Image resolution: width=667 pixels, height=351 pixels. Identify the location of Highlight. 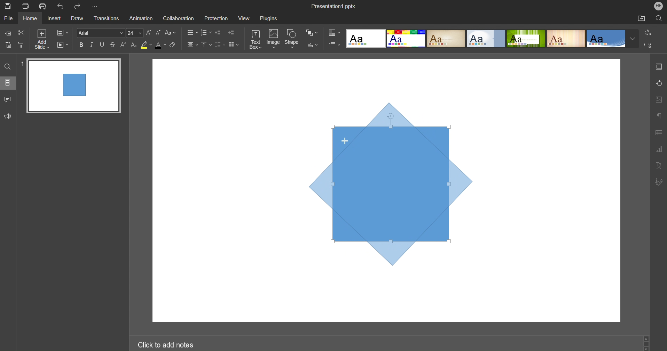
(147, 45).